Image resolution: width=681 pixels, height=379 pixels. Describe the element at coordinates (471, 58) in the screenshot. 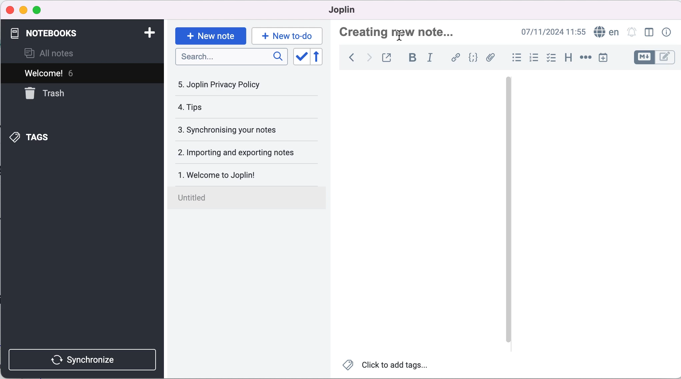

I see `code` at that location.